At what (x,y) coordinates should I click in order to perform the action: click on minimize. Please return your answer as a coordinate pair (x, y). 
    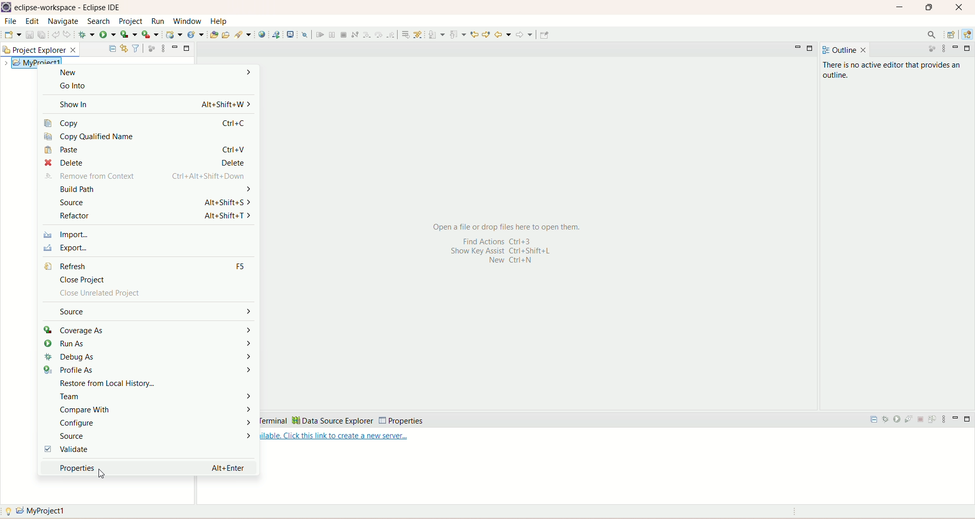
    Looking at the image, I should click on (187, 48).